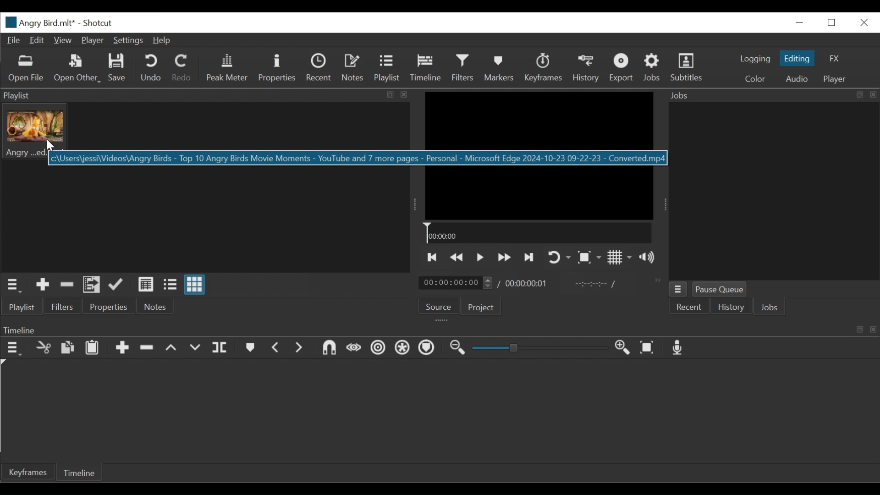  I want to click on Jobs, so click(651, 66).